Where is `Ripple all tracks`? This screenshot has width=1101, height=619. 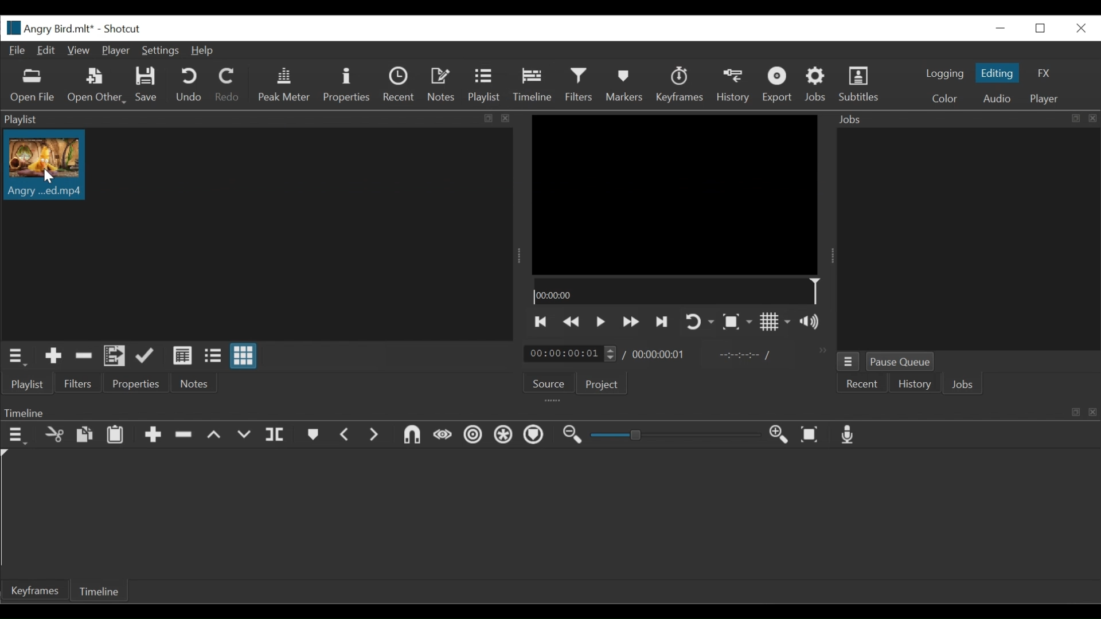 Ripple all tracks is located at coordinates (504, 435).